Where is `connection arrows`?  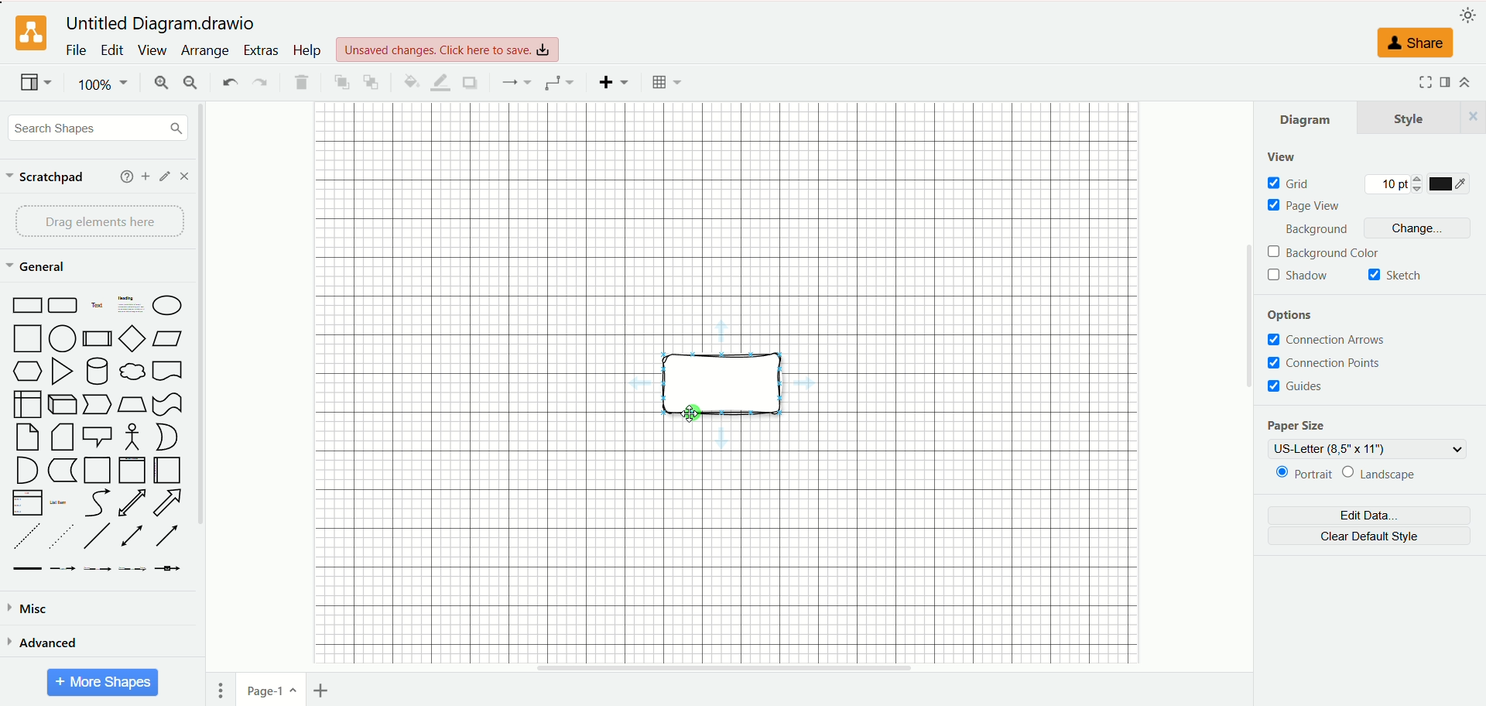 connection arrows is located at coordinates (1327, 339).